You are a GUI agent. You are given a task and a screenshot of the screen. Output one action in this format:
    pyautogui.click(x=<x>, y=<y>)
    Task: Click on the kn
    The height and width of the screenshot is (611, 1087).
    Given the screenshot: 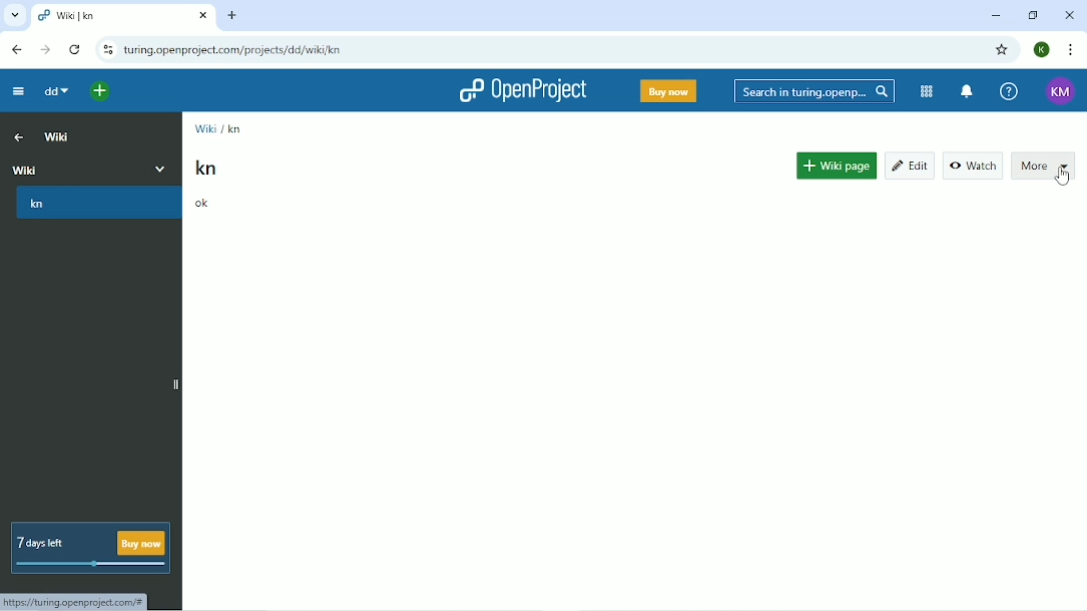 What is the action you would take?
    pyautogui.click(x=53, y=206)
    